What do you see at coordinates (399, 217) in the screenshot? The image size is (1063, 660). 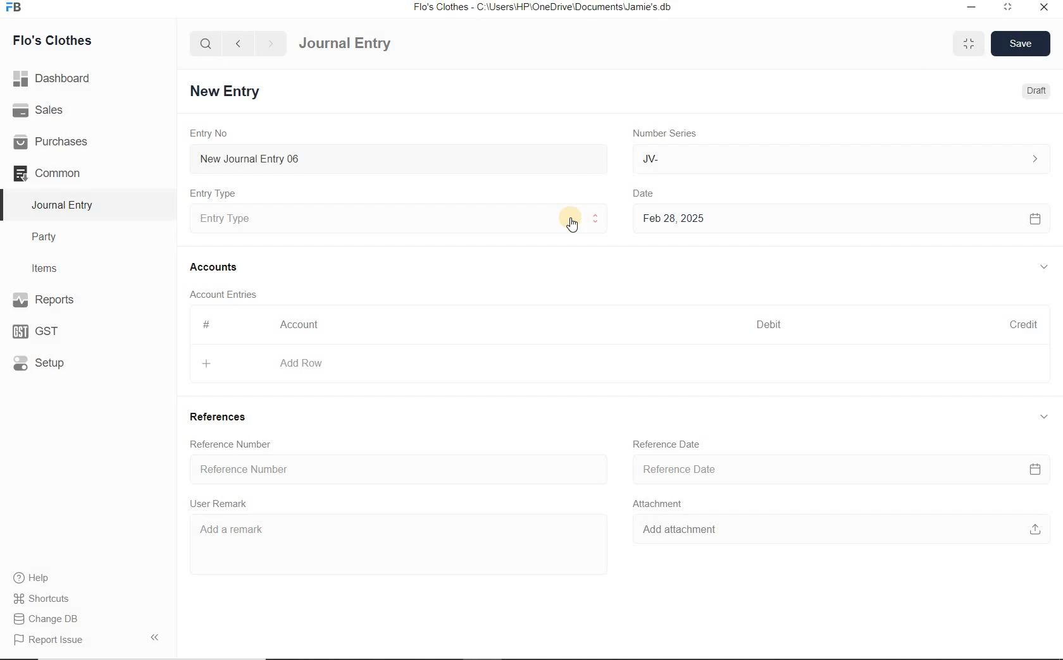 I see `Entry Type` at bounding box center [399, 217].